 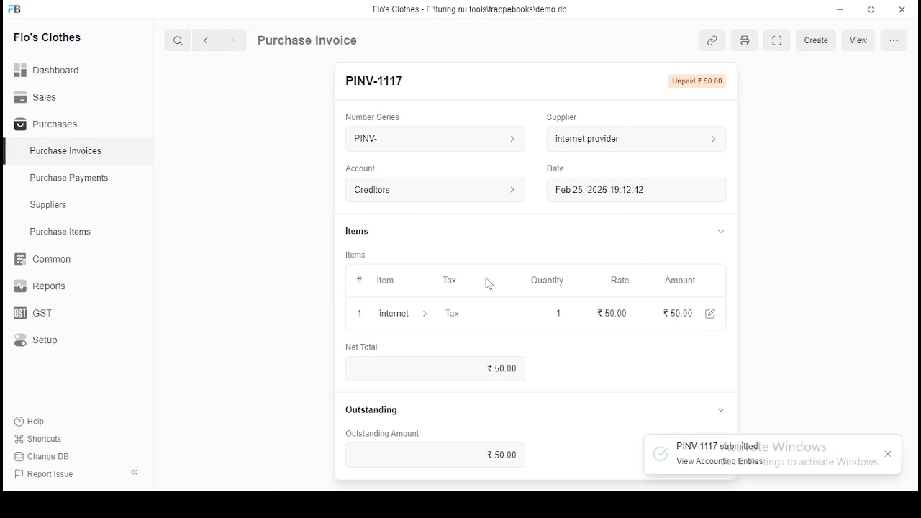 What do you see at coordinates (133, 471) in the screenshot?
I see `close pane` at bounding box center [133, 471].